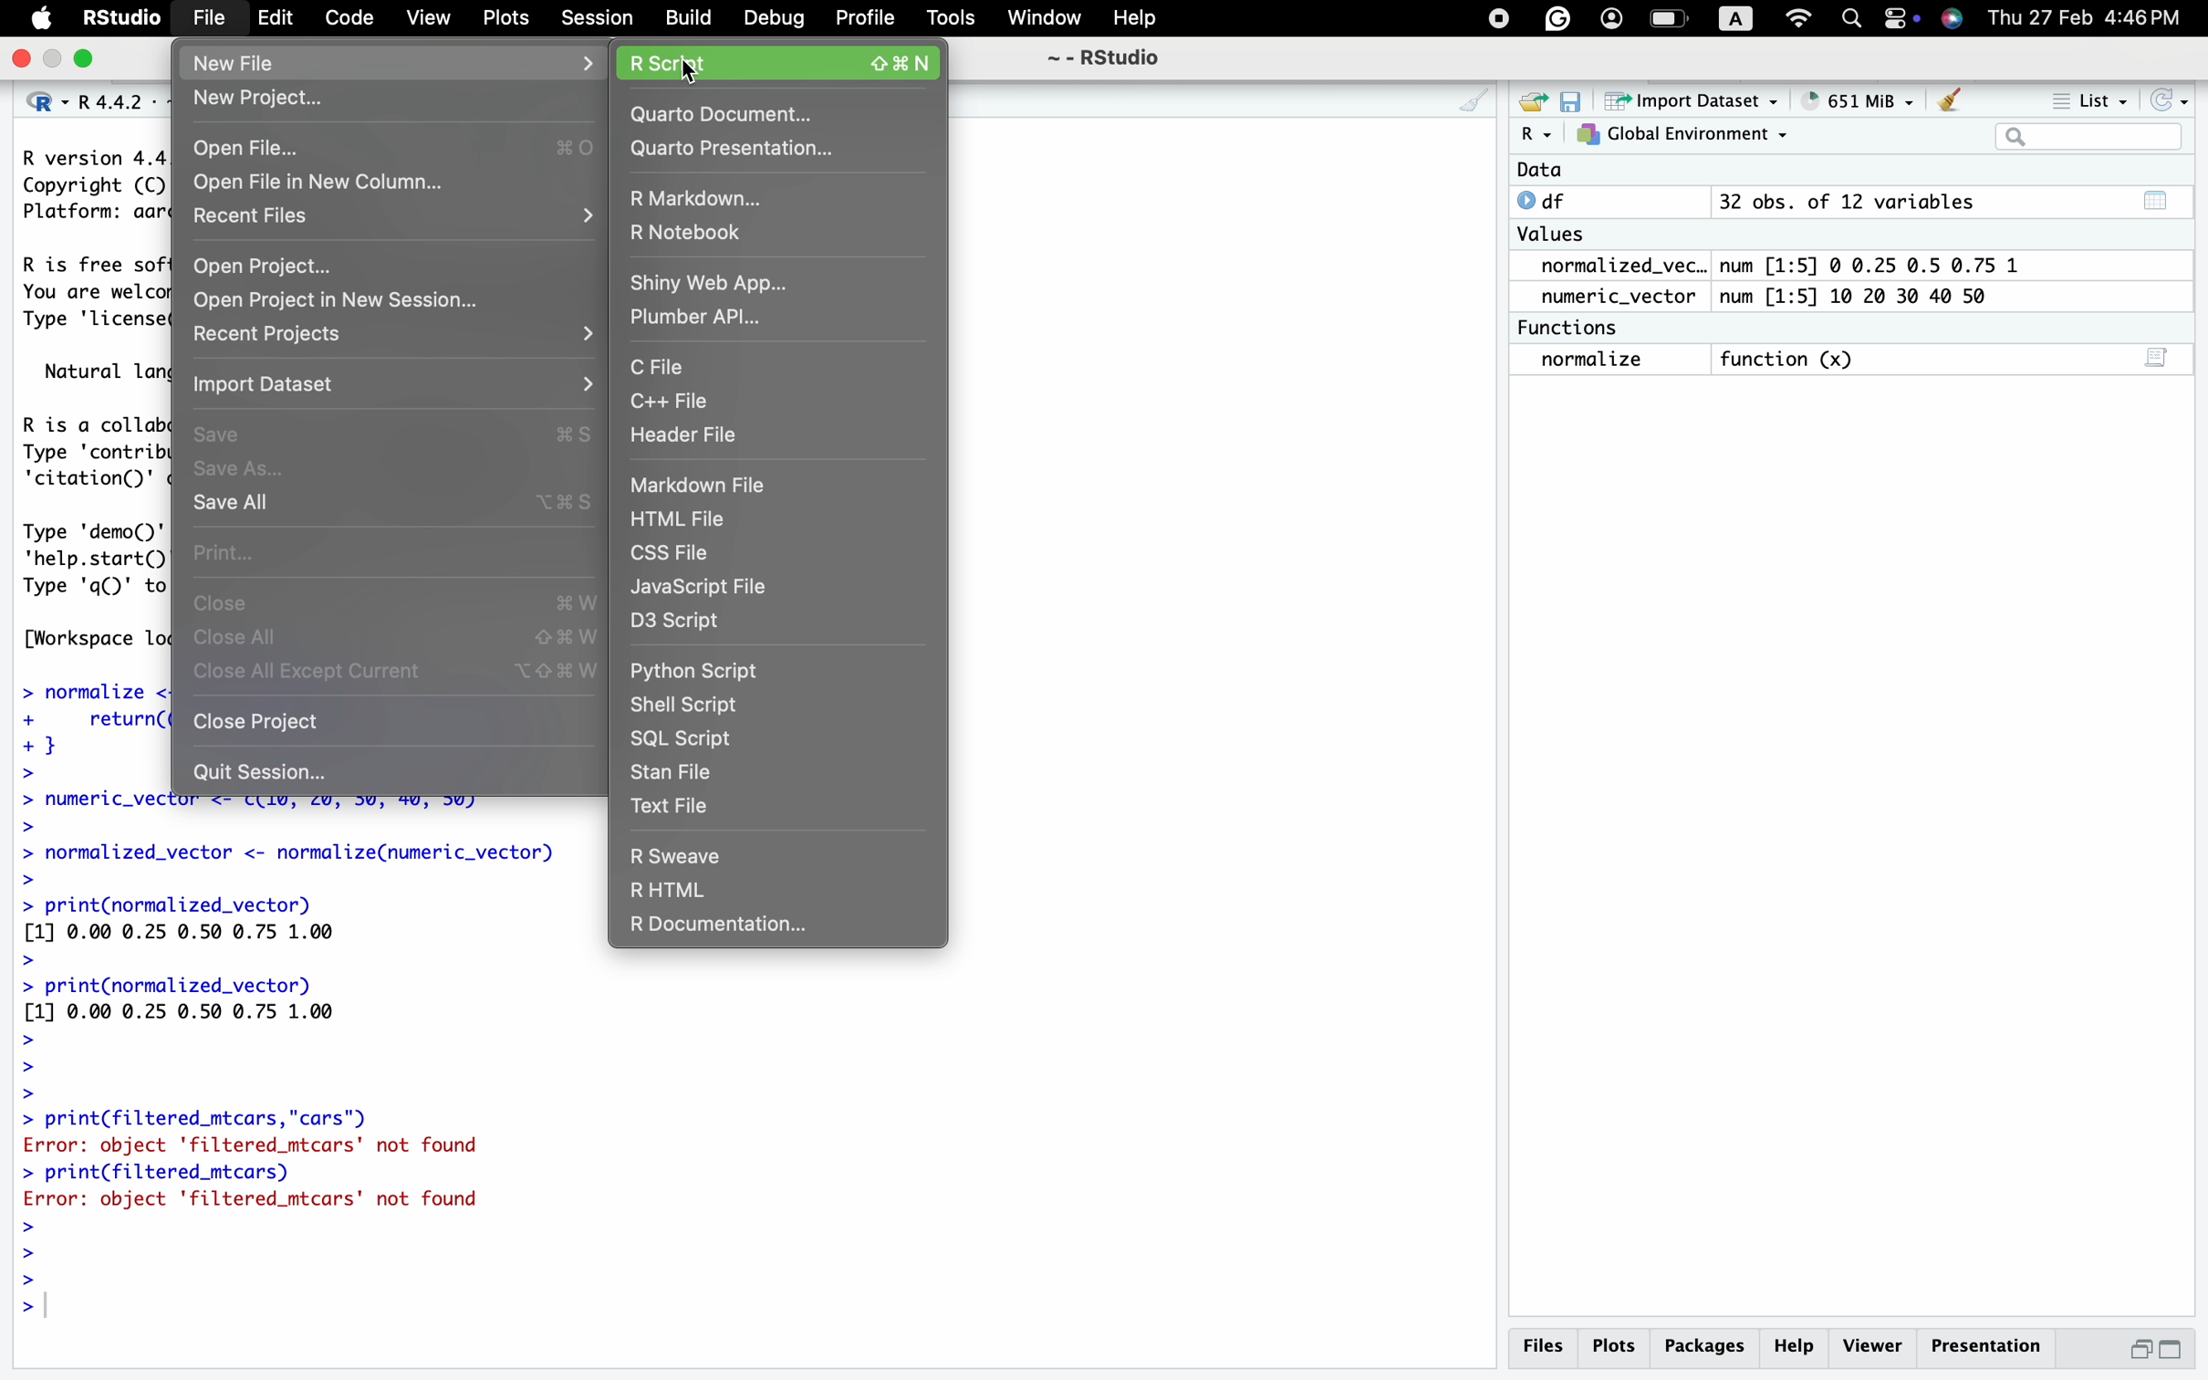 The width and height of the screenshot is (2208, 1380). I want to click on R Sweave, so click(710, 852).